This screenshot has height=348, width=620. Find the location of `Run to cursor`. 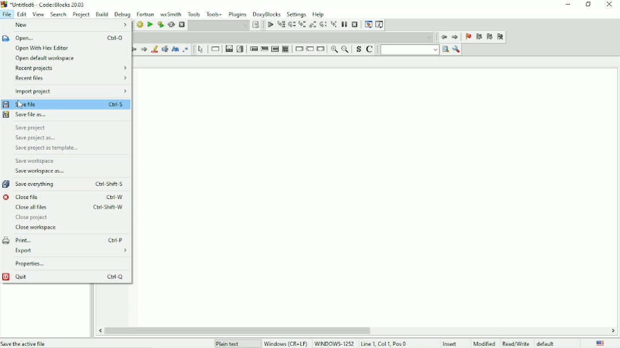

Run to cursor is located at coordinates (281, 25).